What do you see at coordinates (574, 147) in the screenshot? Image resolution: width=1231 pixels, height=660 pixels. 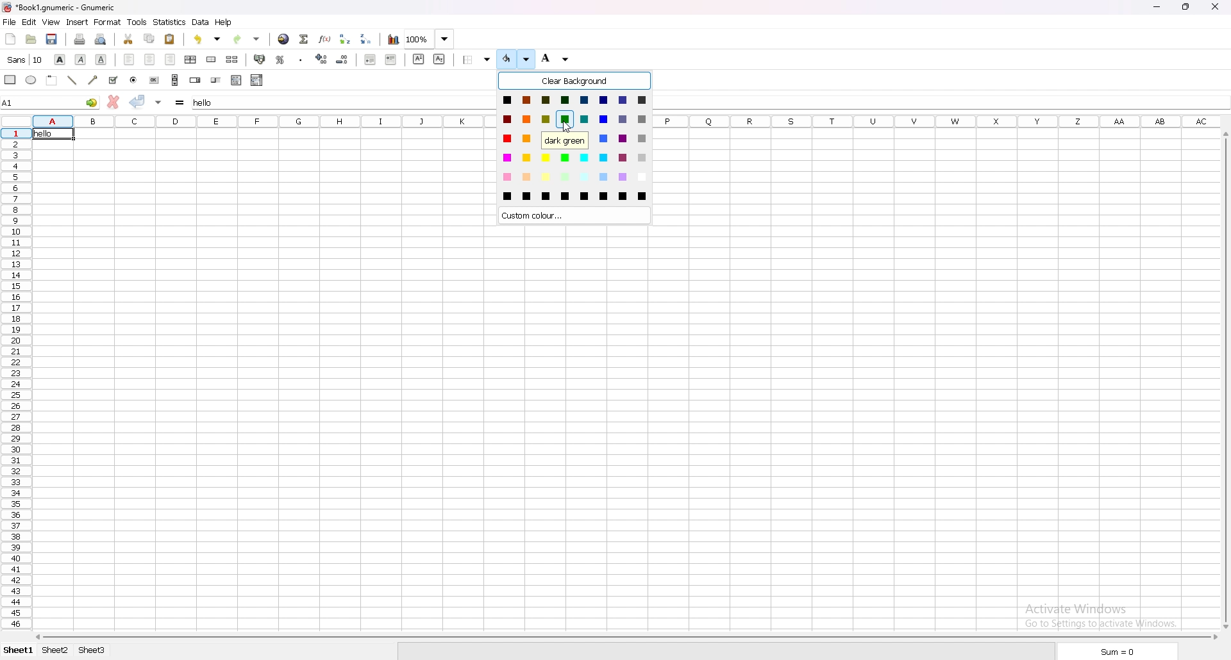 I see `color options` at bounding box center [574, 147].